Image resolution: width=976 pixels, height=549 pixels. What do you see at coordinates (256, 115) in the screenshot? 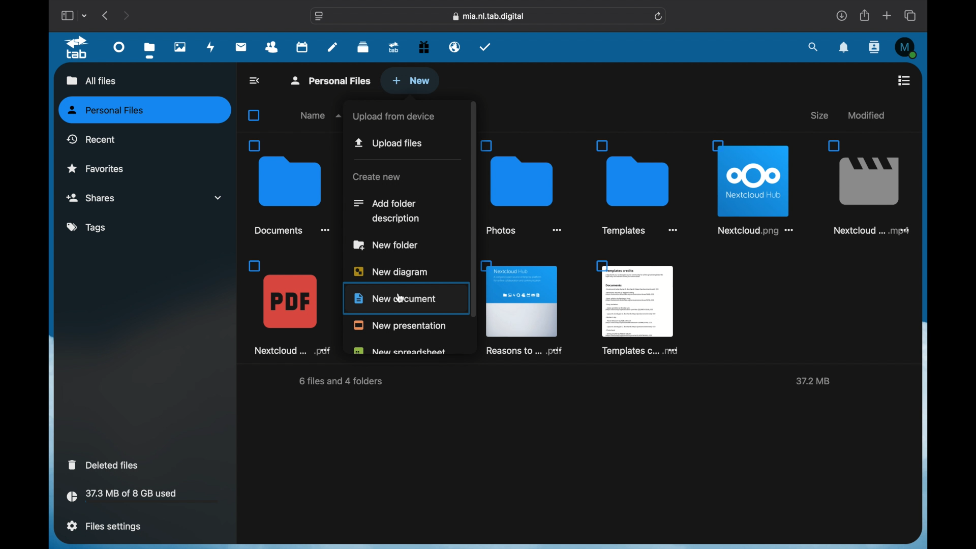
I see `checkbox` at bounding box center [256, 115].